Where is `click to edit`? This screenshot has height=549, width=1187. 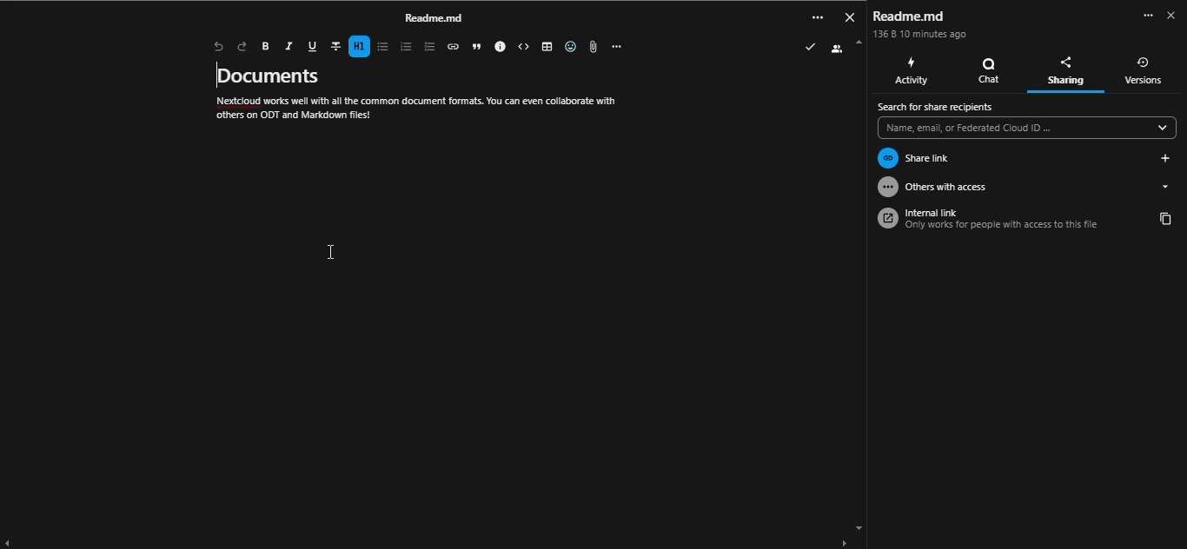 click to edit is located at coordinates (330, 251).